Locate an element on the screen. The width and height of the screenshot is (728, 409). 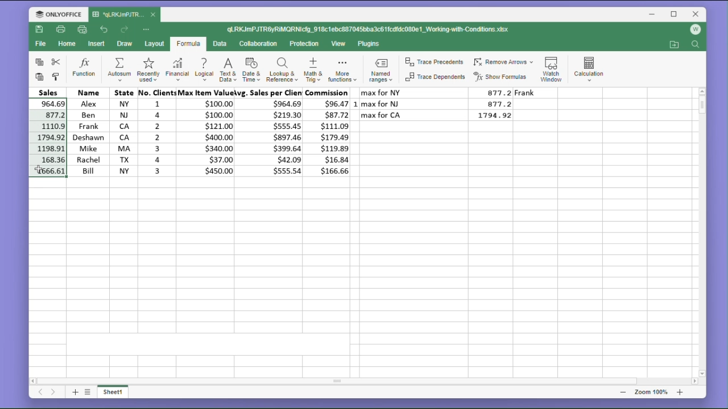
trace predecents is located at coordinates (433, 62).